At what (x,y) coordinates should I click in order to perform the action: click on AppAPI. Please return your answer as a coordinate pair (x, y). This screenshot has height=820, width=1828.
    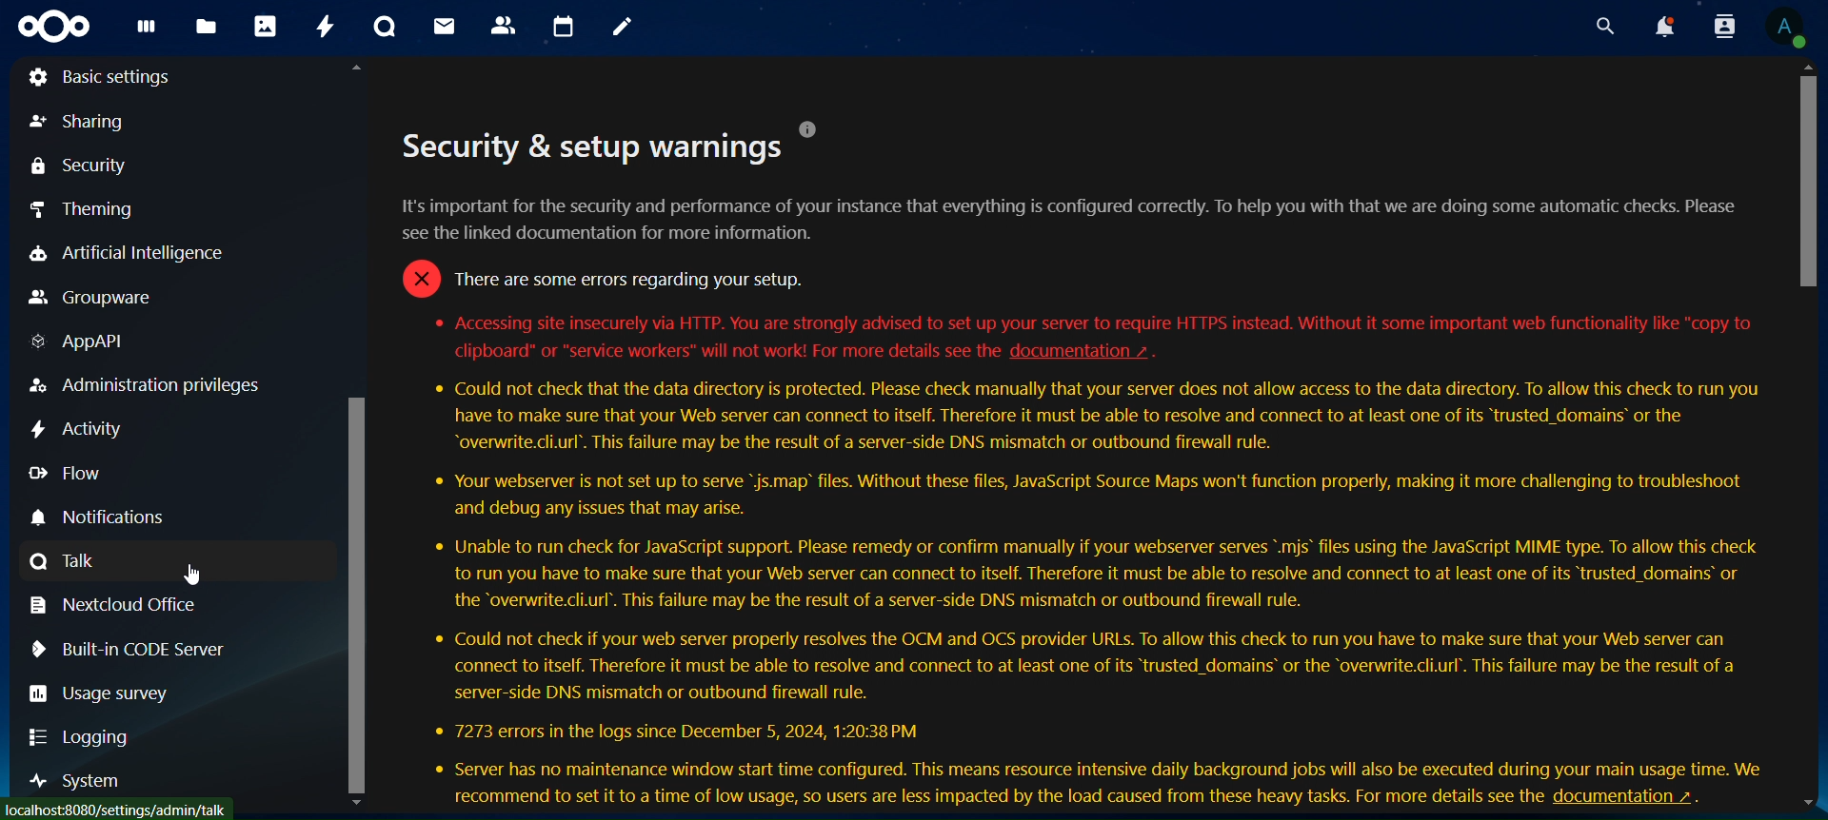
    Looking at the image, I should click on (85, 346).